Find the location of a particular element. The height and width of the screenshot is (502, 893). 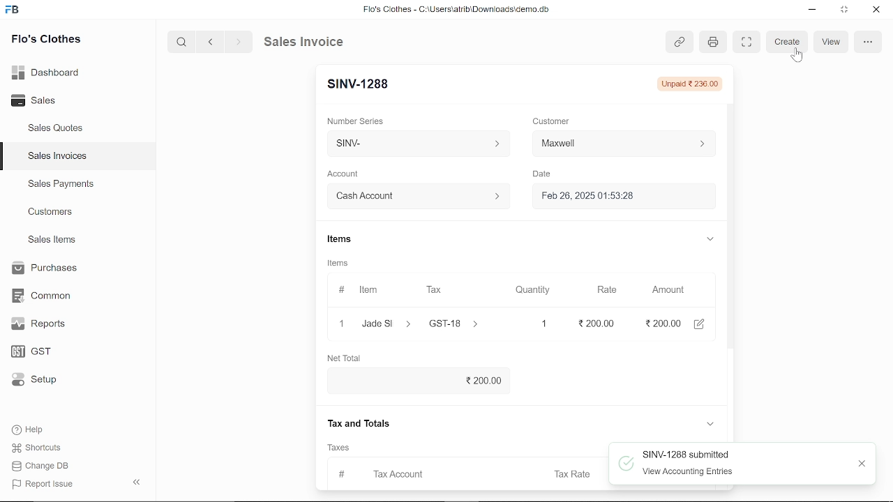

link is located at coordinates (679, 43).